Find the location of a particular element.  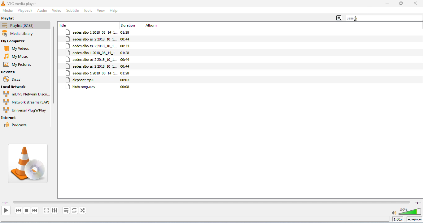

Search is located at coordinates (384, 18).